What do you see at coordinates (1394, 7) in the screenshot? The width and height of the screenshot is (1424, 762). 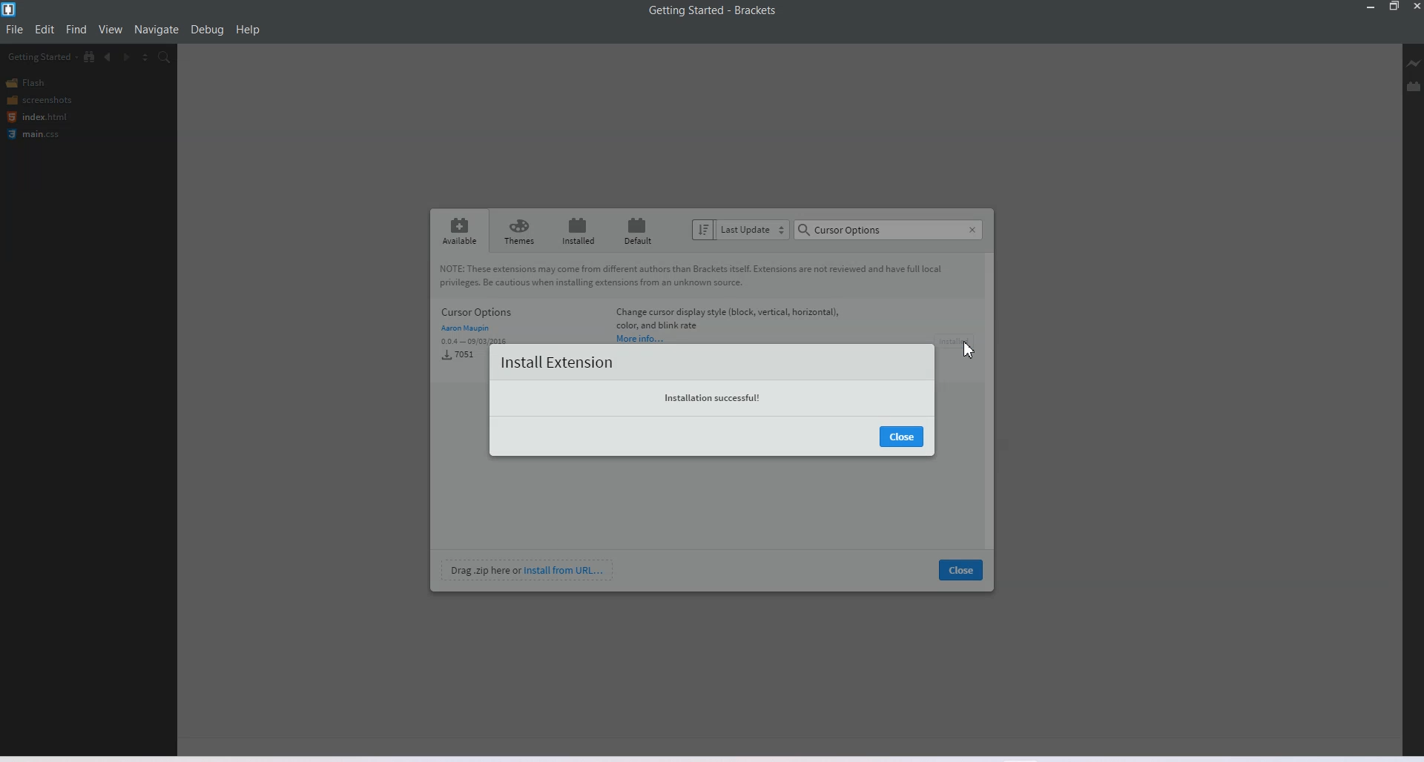 I see `Maximize` at bounding box center [1394, 7].